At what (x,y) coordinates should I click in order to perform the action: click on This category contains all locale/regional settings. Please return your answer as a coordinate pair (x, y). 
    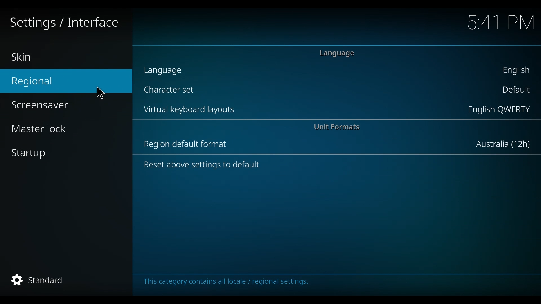
    Looking at the image, I should click on (230, 281).